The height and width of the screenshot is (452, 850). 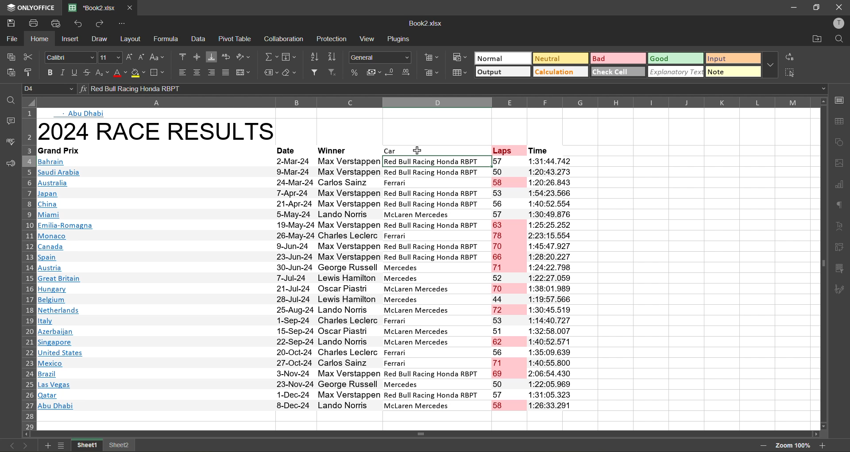 I want to click on decrease decimal, so click(x=390, y=73).